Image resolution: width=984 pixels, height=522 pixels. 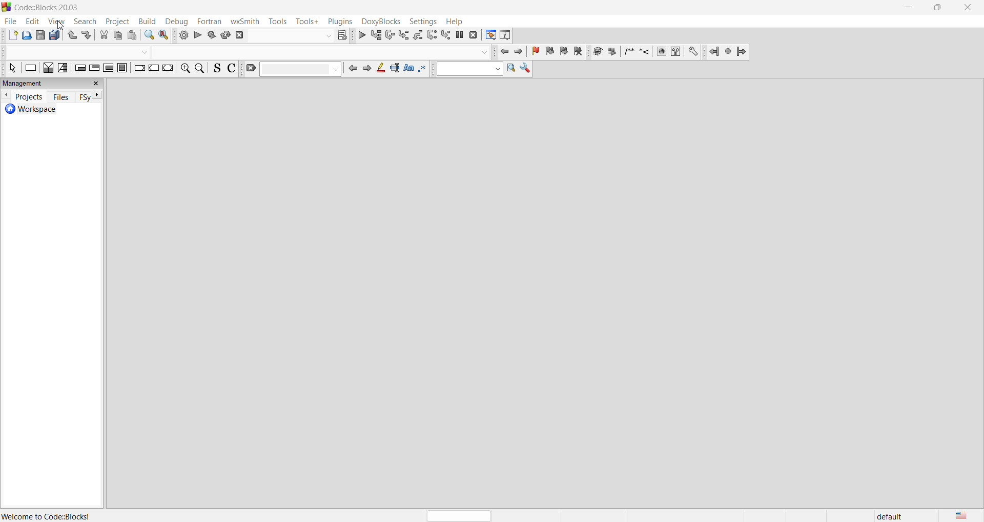 I want to click on undo, so click(x=72, y=35).